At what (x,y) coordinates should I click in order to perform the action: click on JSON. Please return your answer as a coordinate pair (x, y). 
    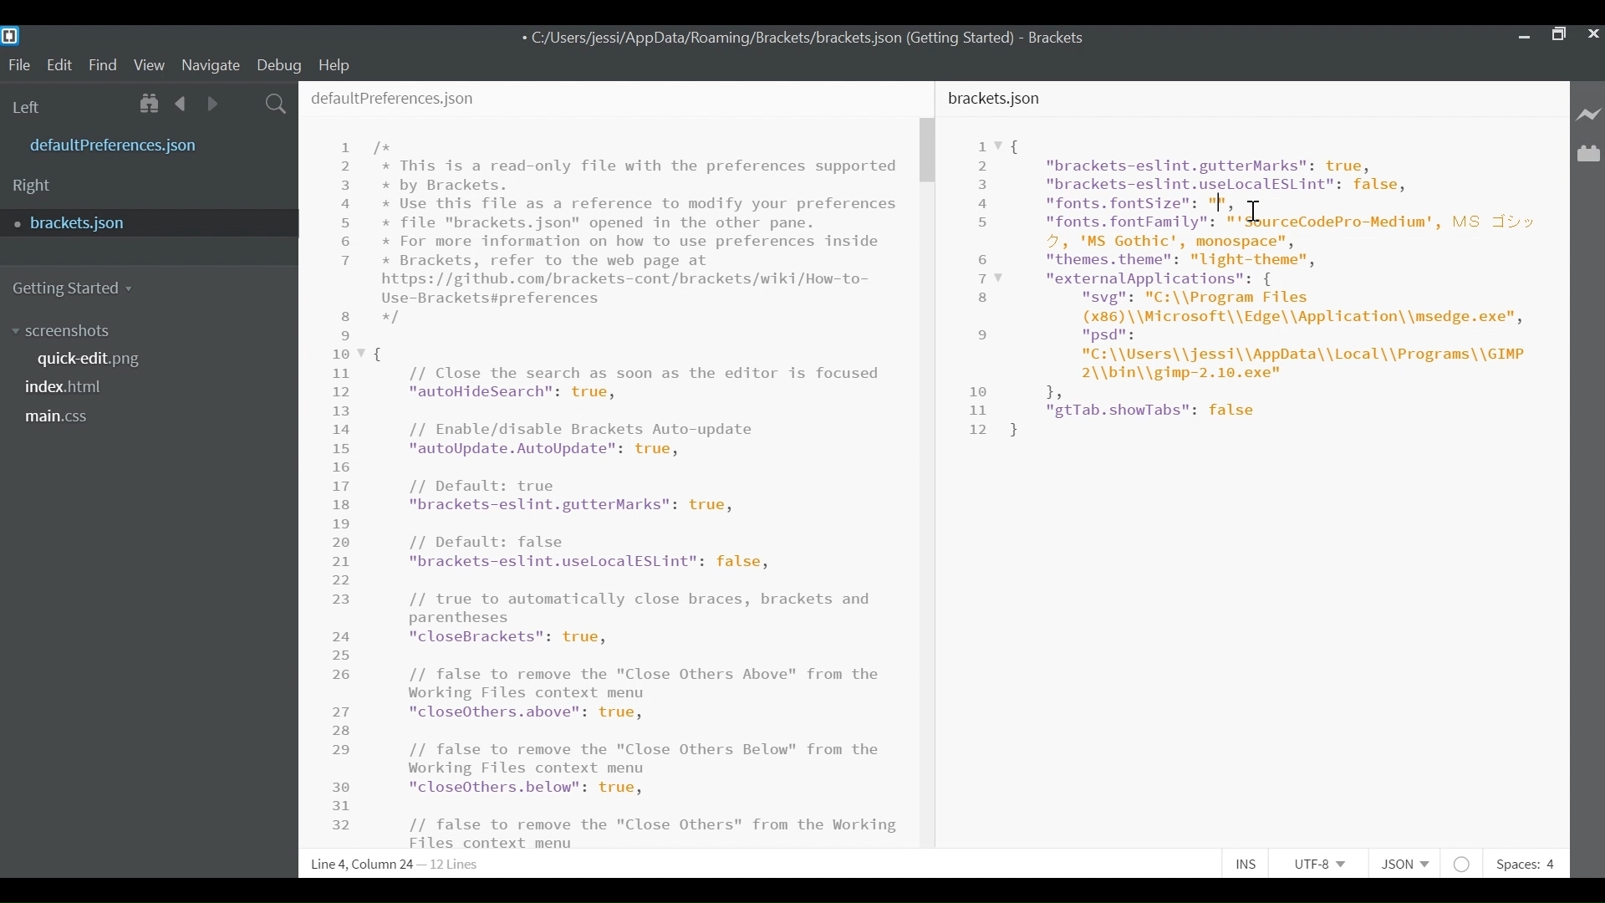
    Looking at the image, I should click on (1410, 864).